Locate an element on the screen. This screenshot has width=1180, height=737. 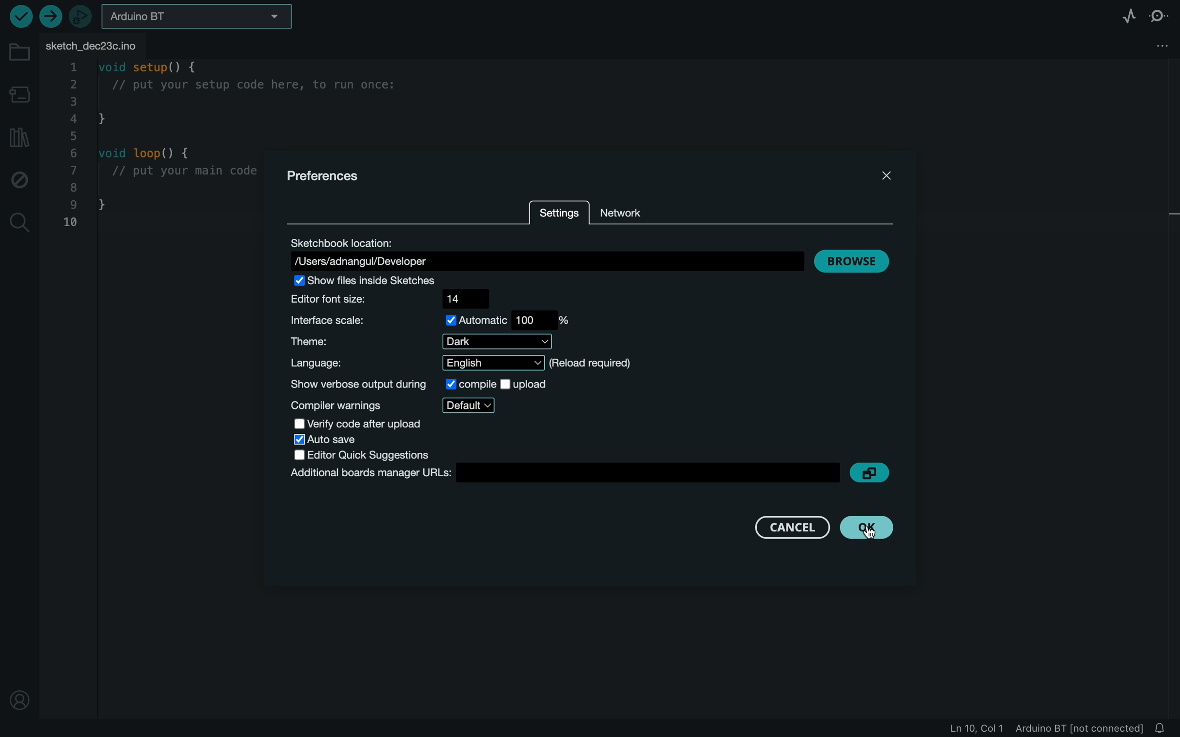
profile is located at coordinates (19, 697).